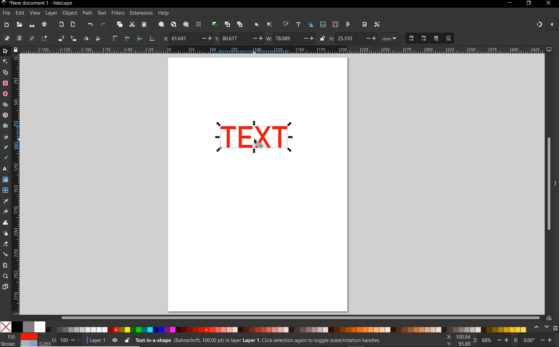 The width and height of the screenshot is (559, 347). Describe the element at coordinates (7, 158) in the screenshot. I see `calligraphy tool` at that location.